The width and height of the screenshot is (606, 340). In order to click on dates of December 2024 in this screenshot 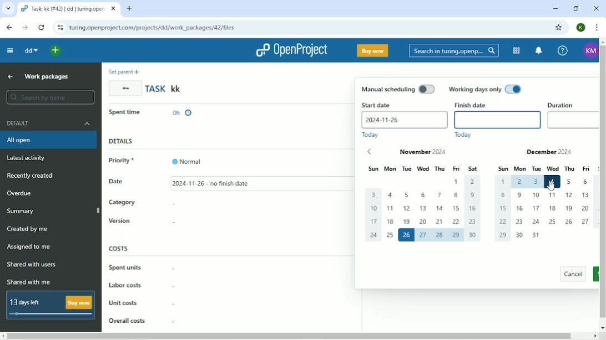, I will do `click(545, 208)`.